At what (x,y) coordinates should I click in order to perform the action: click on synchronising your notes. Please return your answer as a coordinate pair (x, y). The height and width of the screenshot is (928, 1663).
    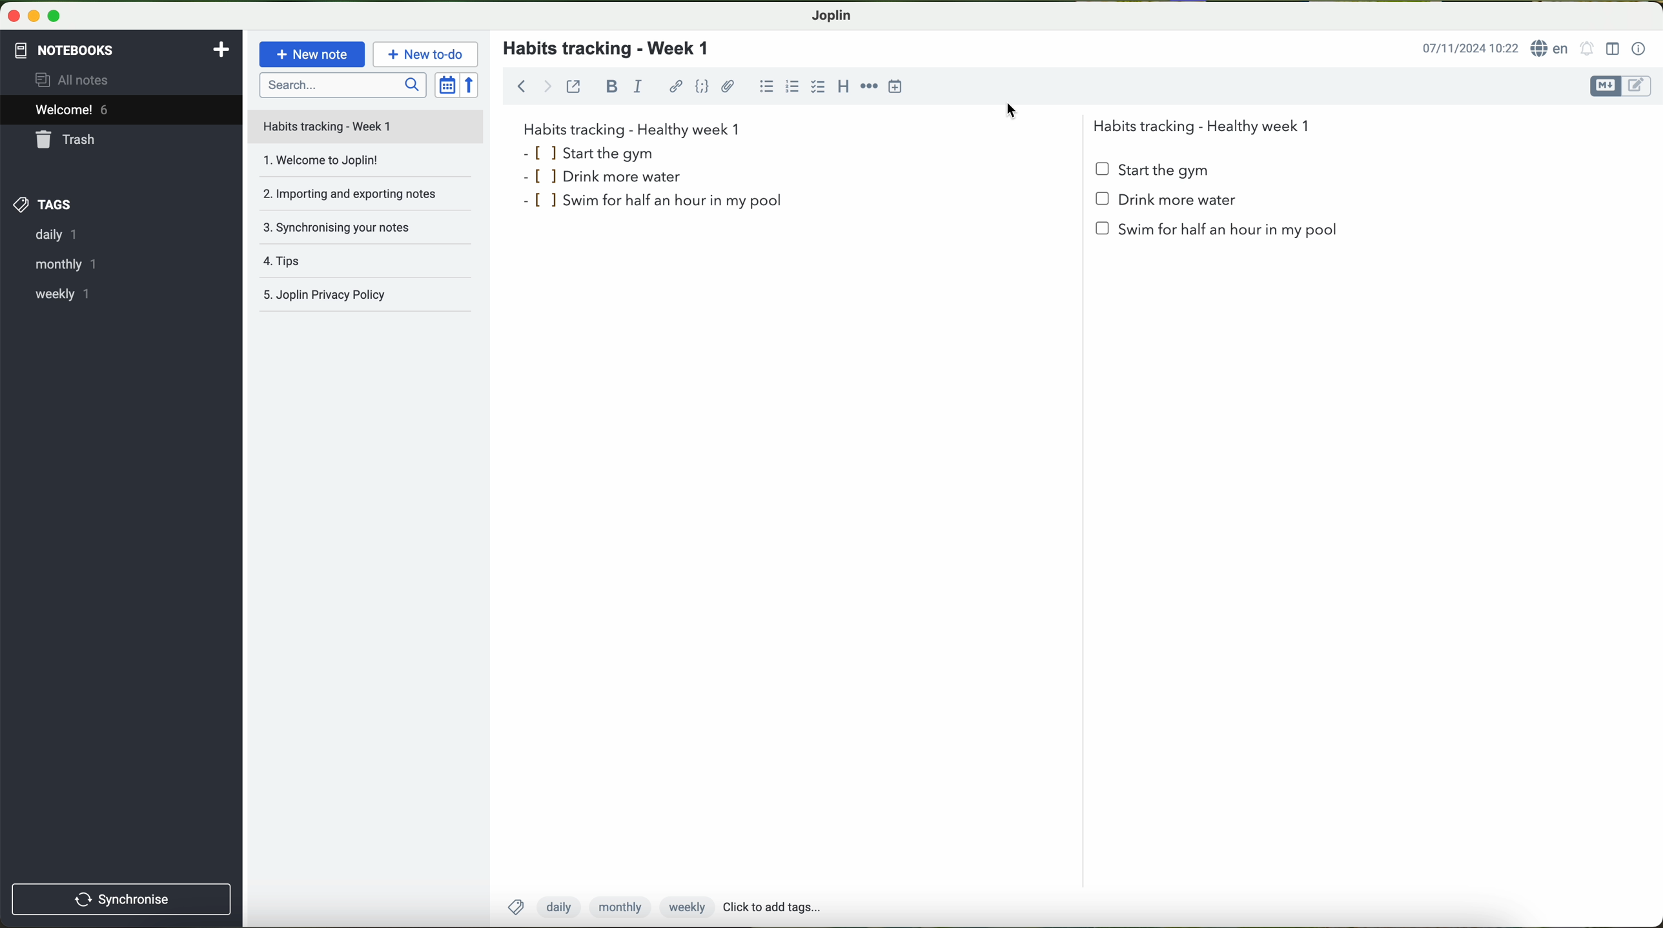
    Looking at the image, I should click on (371, 232).